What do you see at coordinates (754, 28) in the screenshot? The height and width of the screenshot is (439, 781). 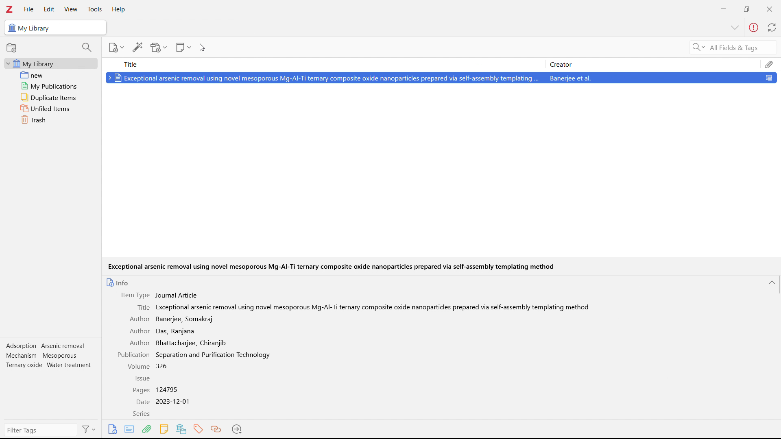 I see `error in sync` at bounding box center [754, 28].